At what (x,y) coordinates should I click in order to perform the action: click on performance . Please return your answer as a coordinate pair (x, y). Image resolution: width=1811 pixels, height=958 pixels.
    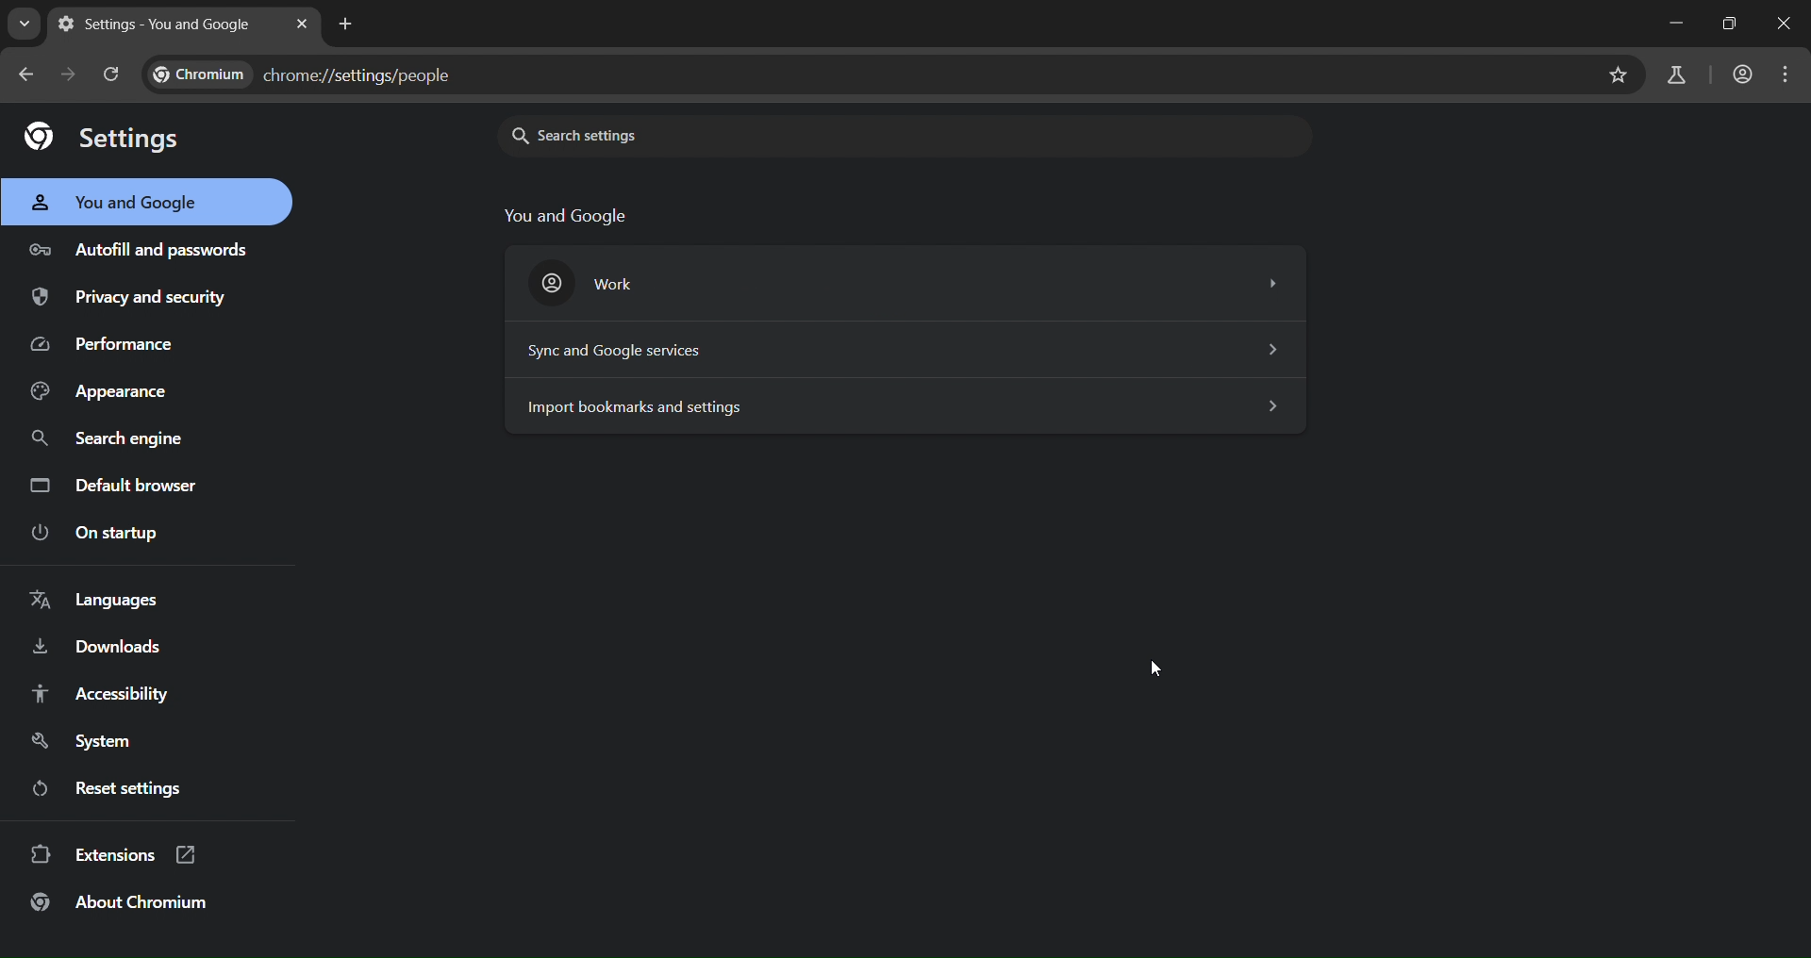
    Looking at the image, I should click on (108, 348).